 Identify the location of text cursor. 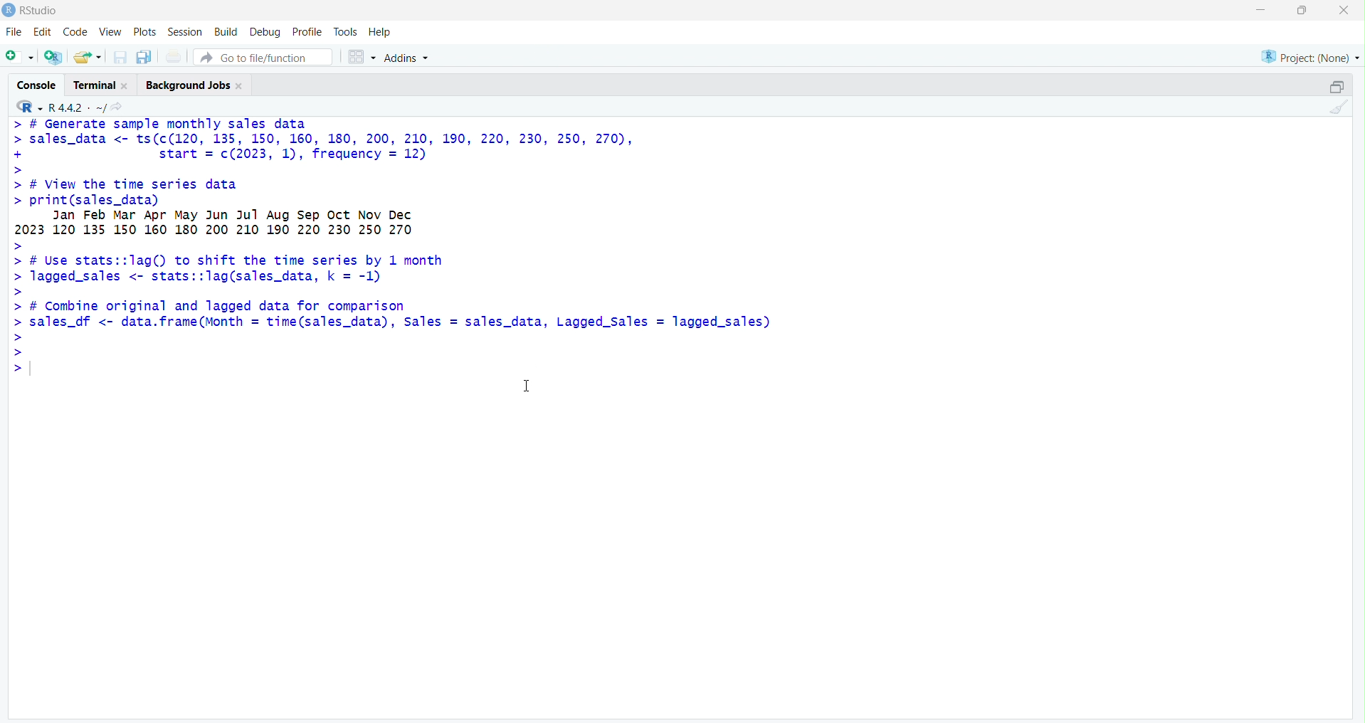
(31, 369).